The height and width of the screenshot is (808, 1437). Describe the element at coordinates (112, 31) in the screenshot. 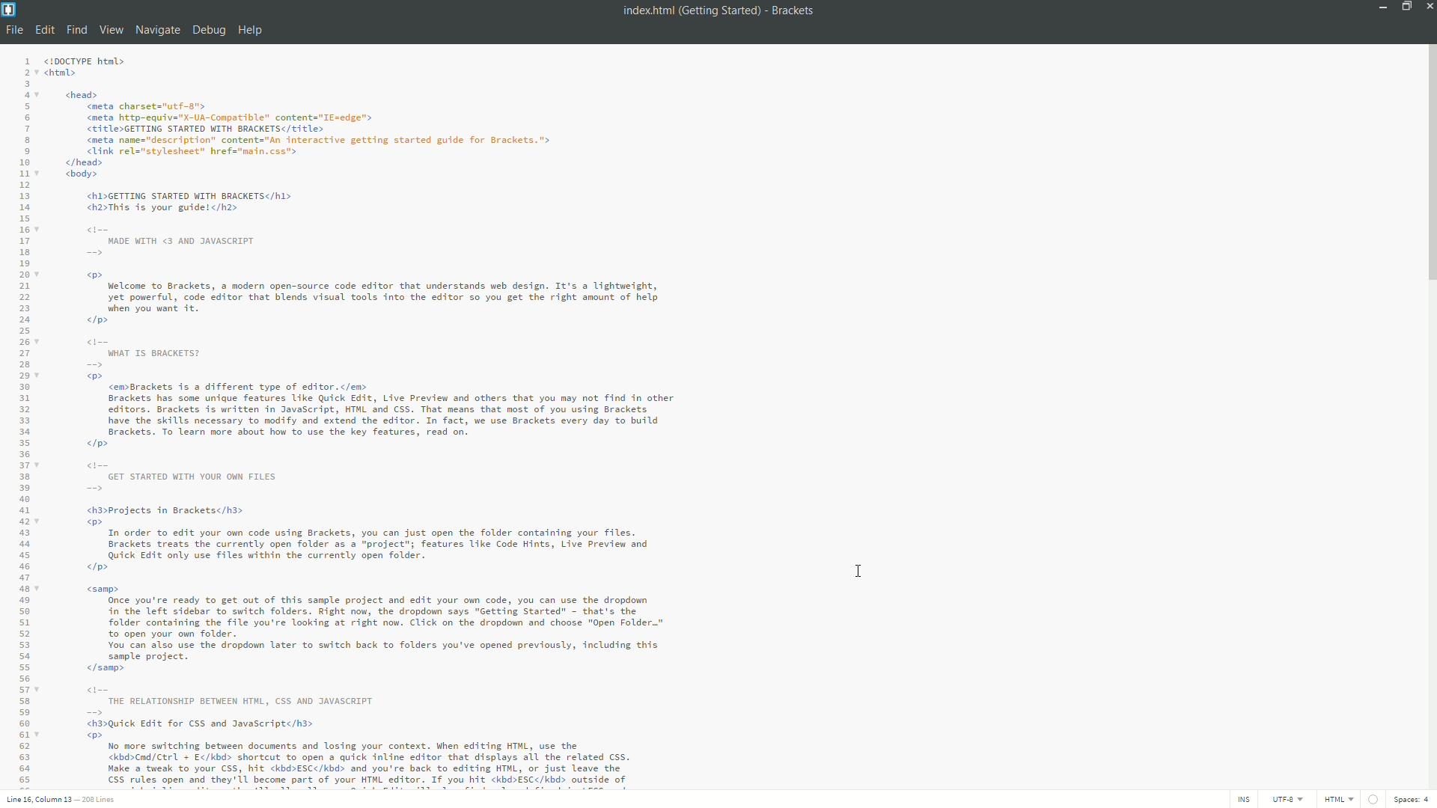

I see `view menu` at that location.